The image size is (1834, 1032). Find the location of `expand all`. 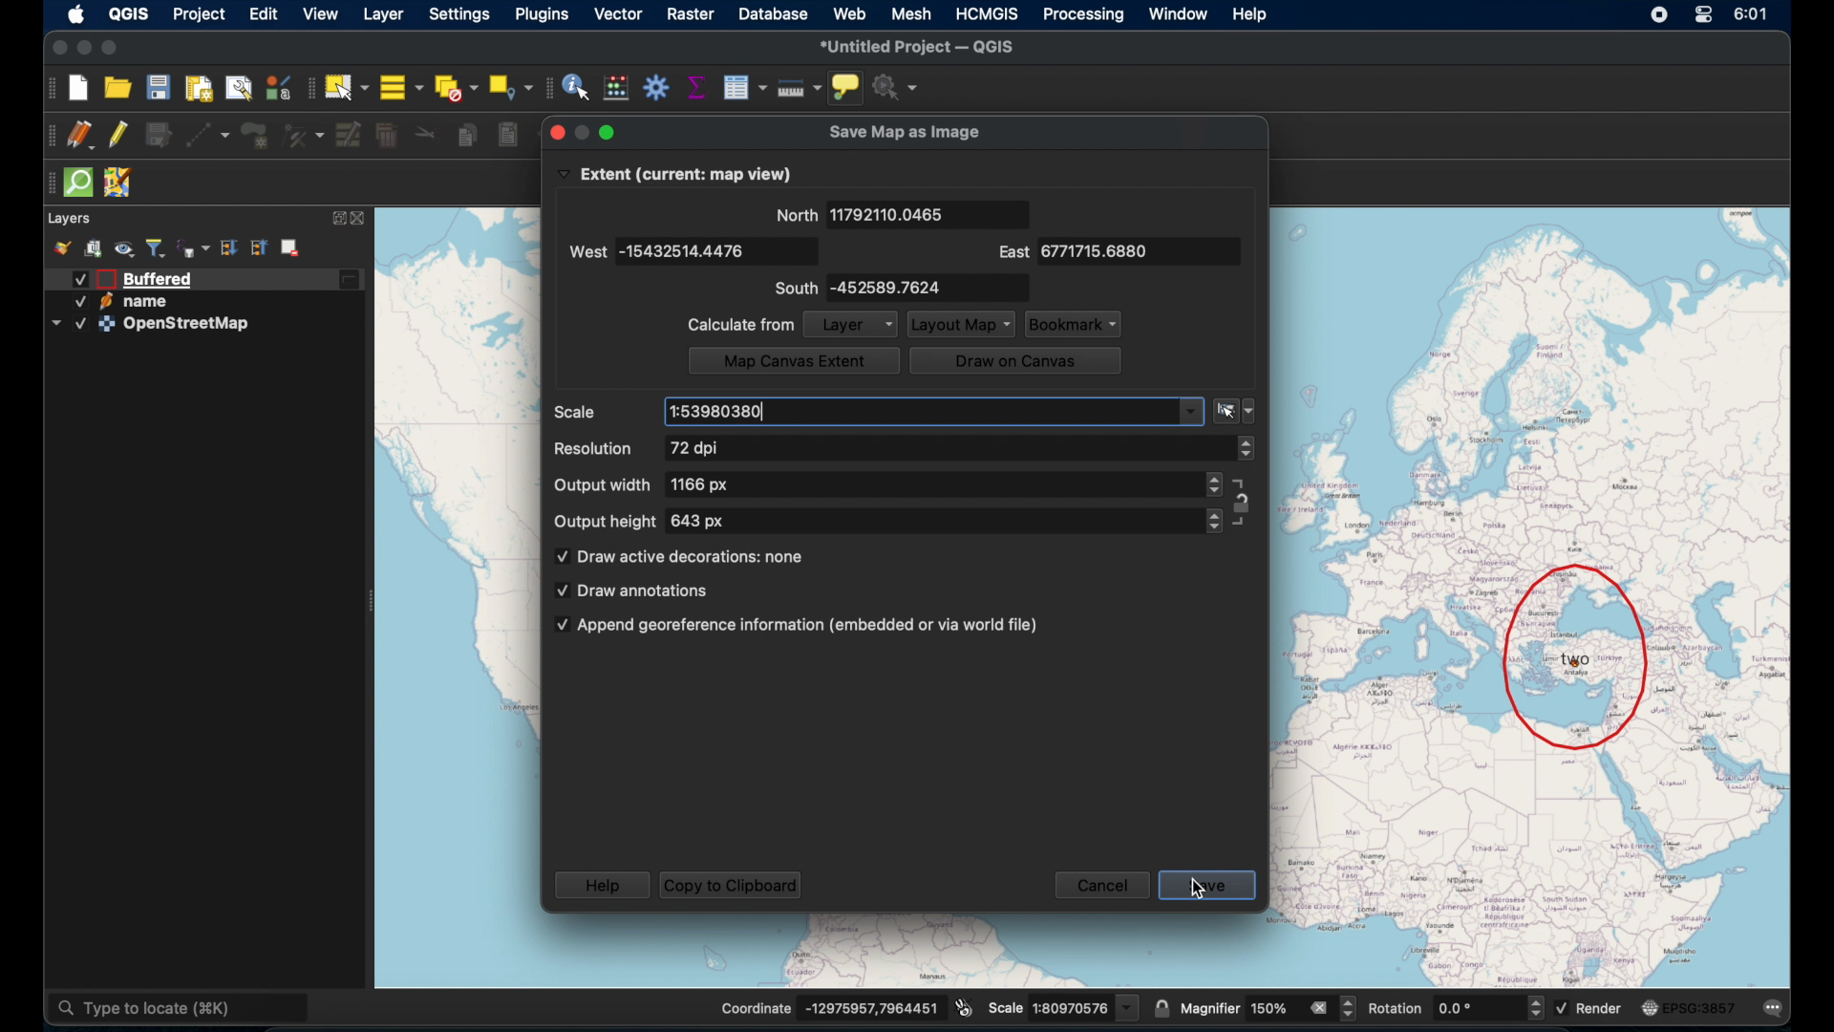

expand all is located at coordinates (228, 247).